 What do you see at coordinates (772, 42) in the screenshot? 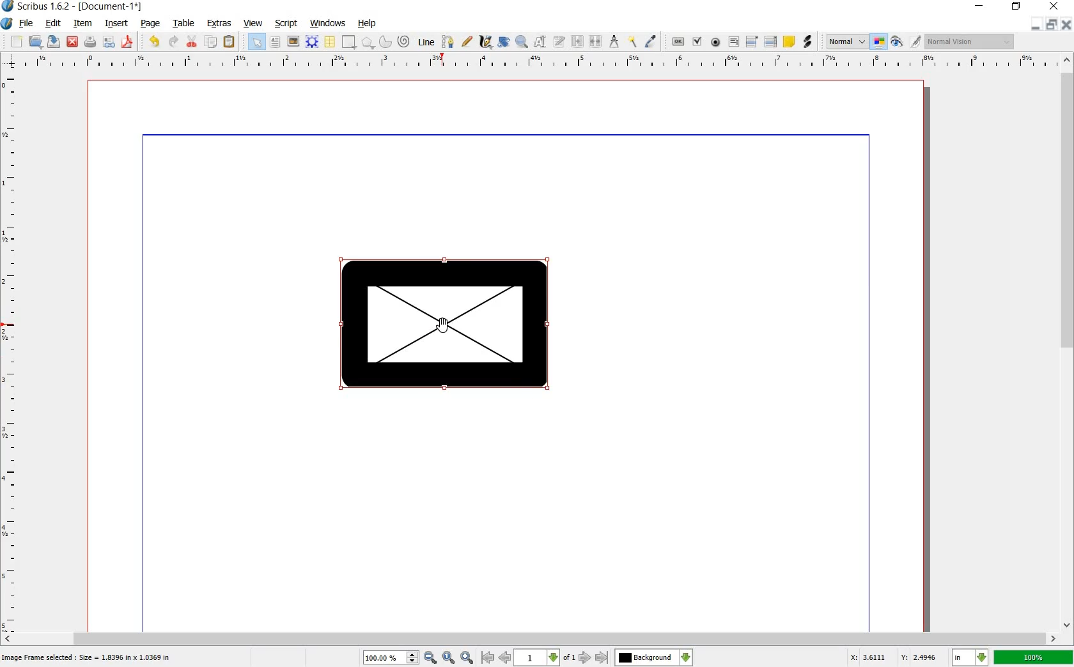
I see `pdf list box` at bounding box center [772, 42].